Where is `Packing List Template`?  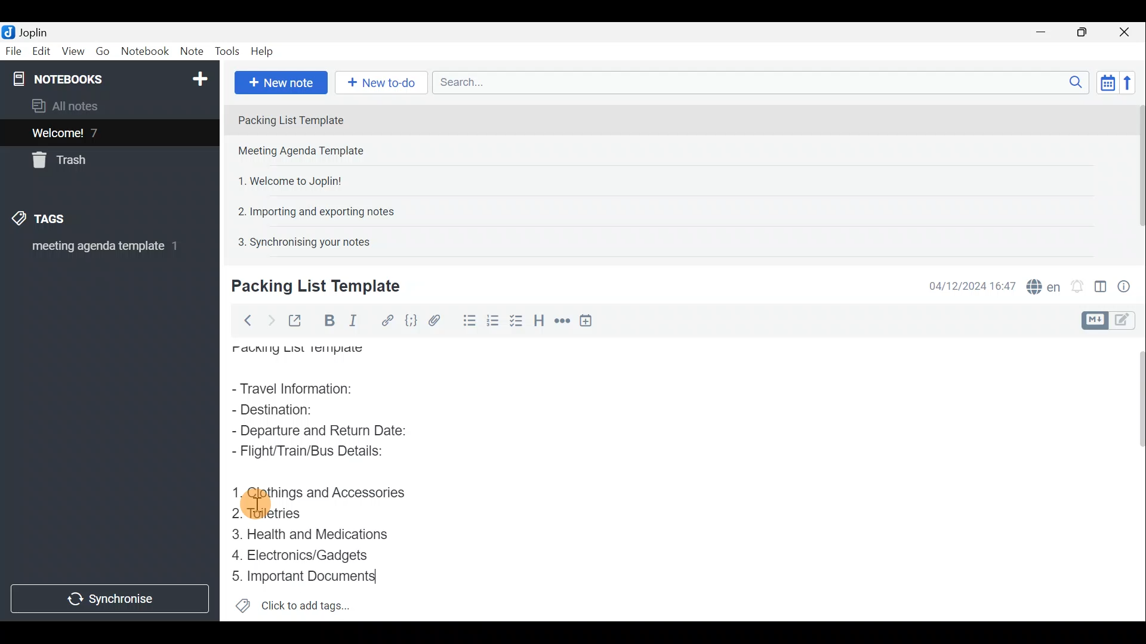
Packing List Template is located at coordinates (295, 351).